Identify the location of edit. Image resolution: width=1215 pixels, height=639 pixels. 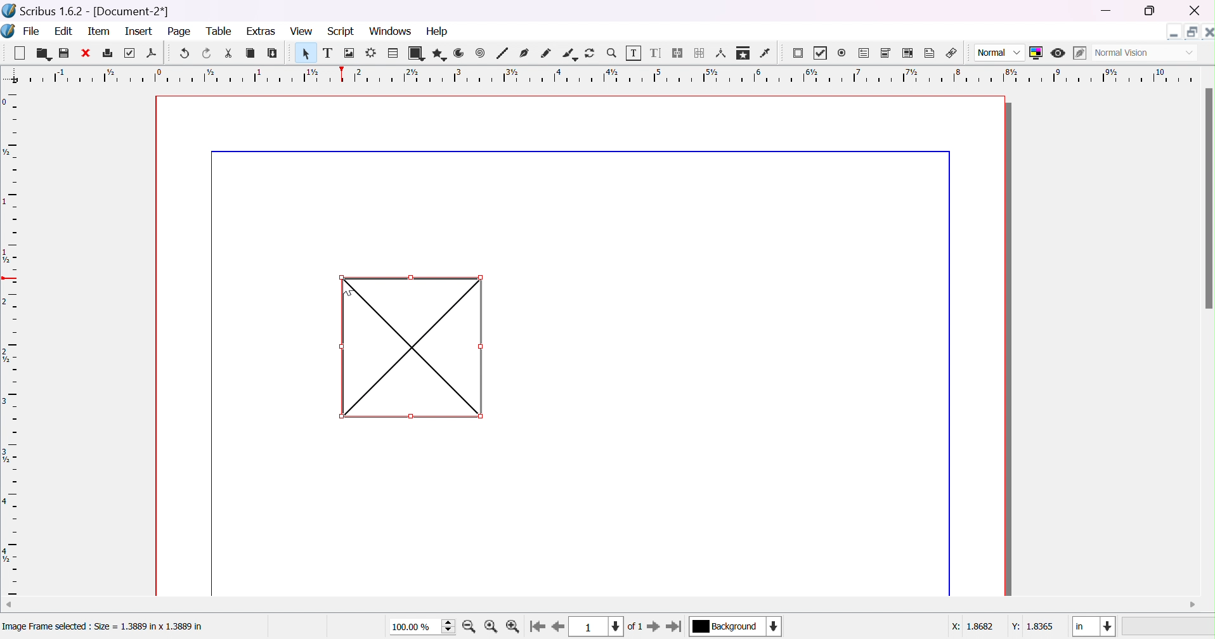
(63, 30).